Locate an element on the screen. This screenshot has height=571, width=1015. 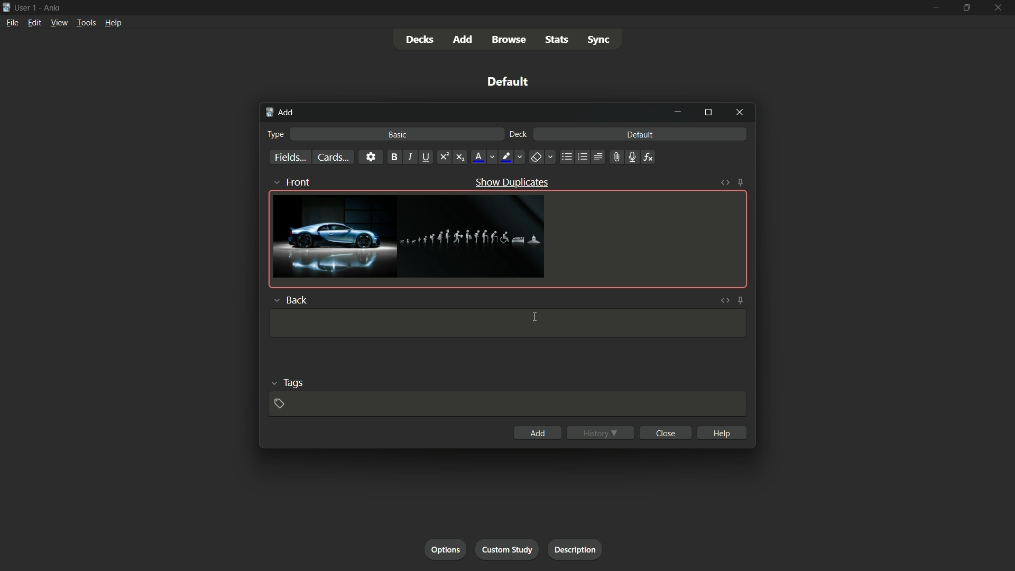
close window is located at coordinates (740, 113).